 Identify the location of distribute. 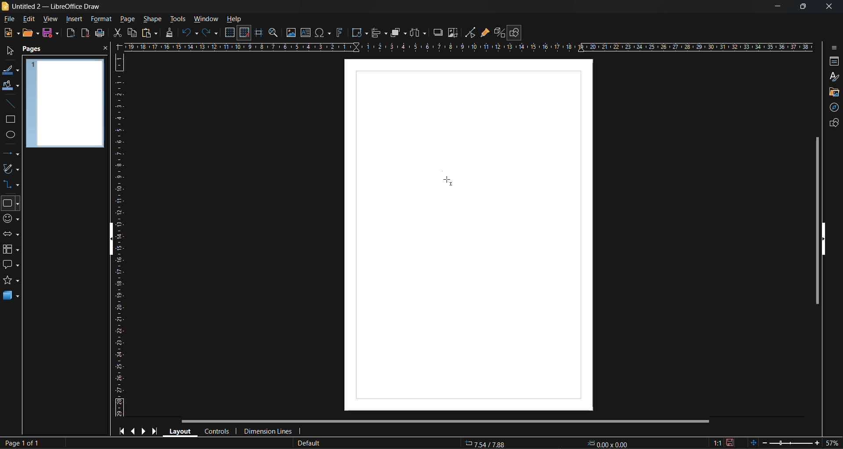
(419, 33).